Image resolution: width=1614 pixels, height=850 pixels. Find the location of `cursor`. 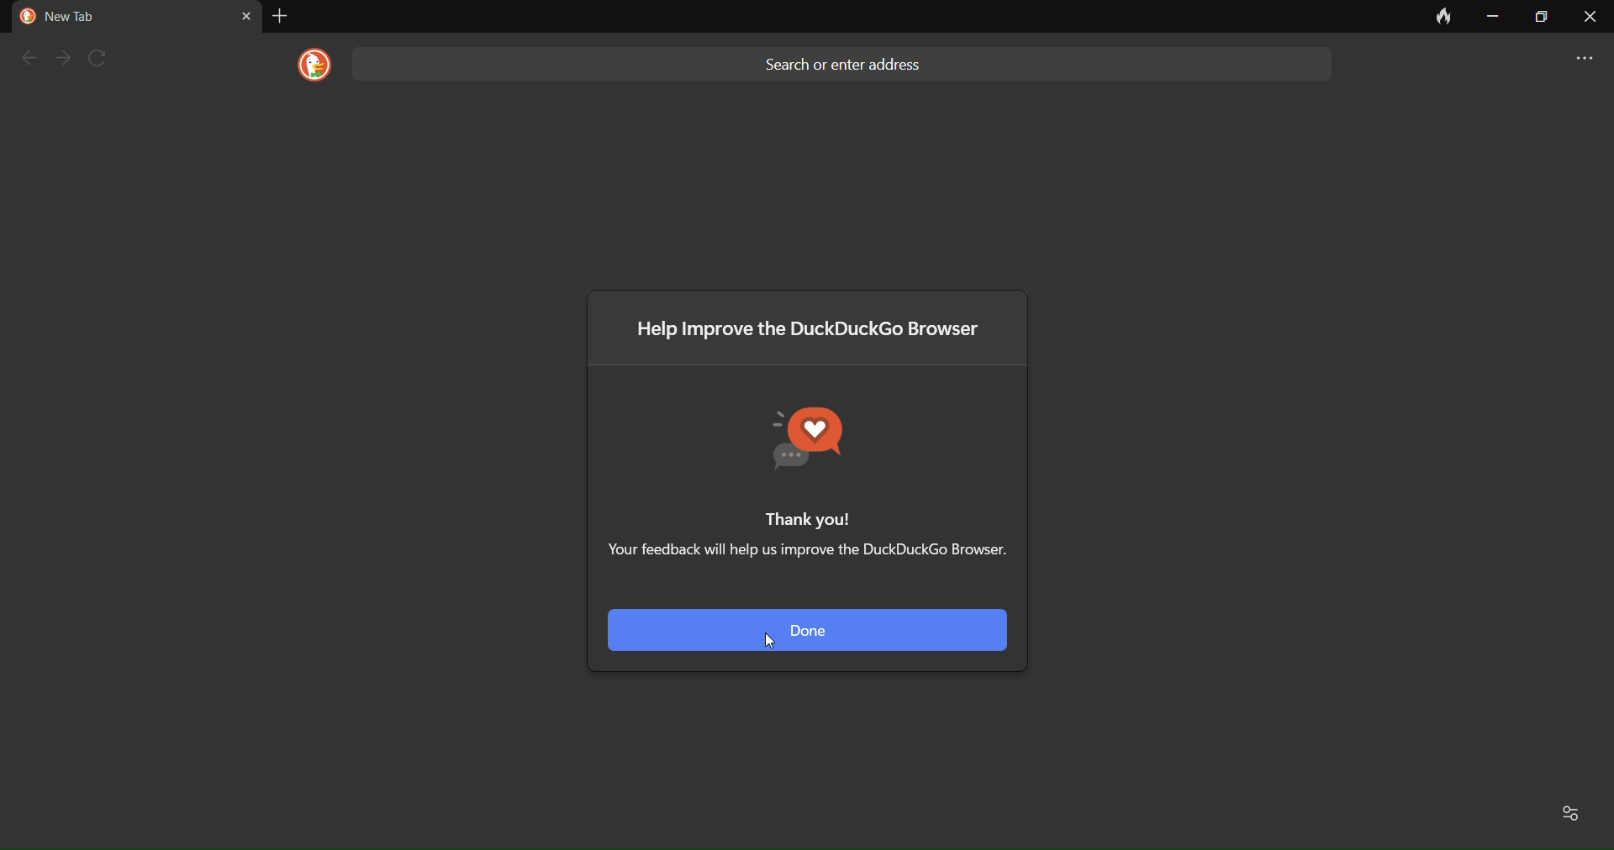

cursor is located at coordinates (763, 639).